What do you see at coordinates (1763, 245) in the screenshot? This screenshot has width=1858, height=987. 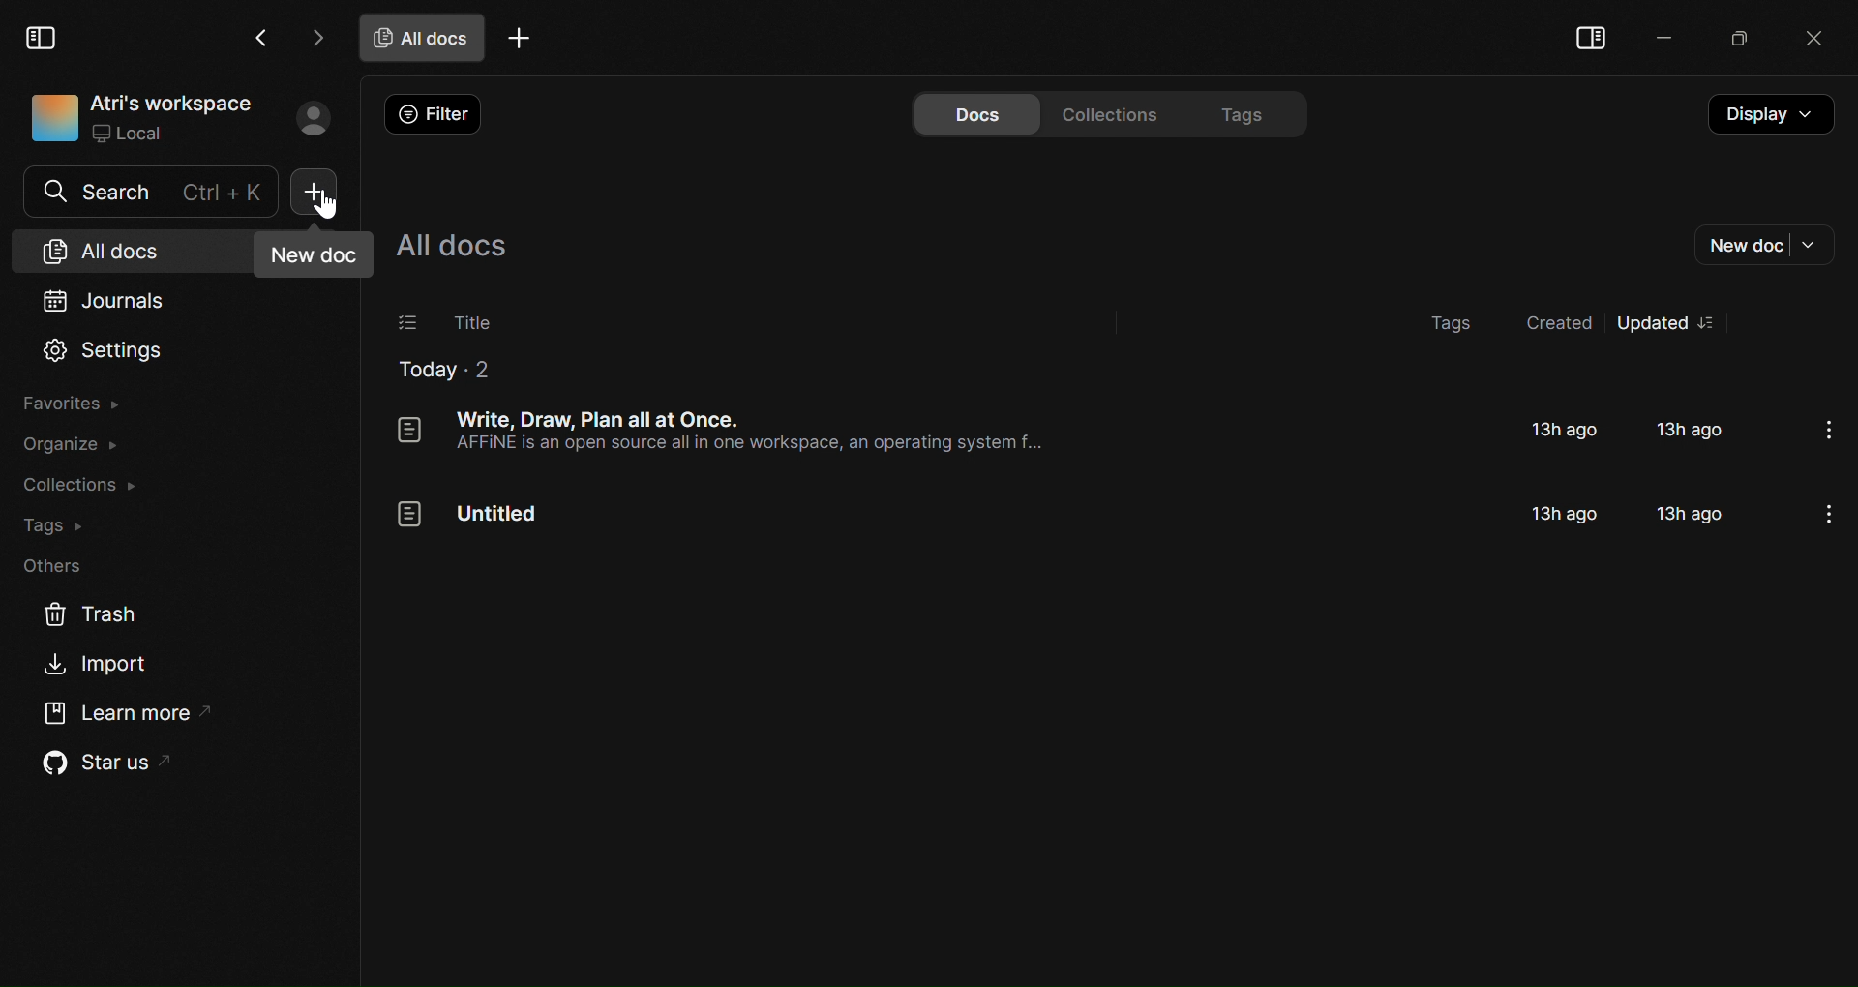 I see `New doc` at bounding box center [1763, 245].